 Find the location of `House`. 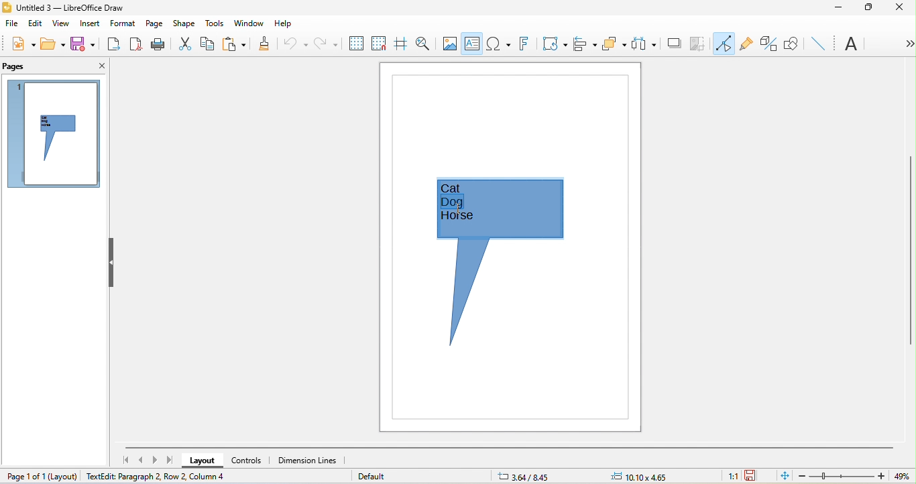

House is located at coordinates (457, 218).